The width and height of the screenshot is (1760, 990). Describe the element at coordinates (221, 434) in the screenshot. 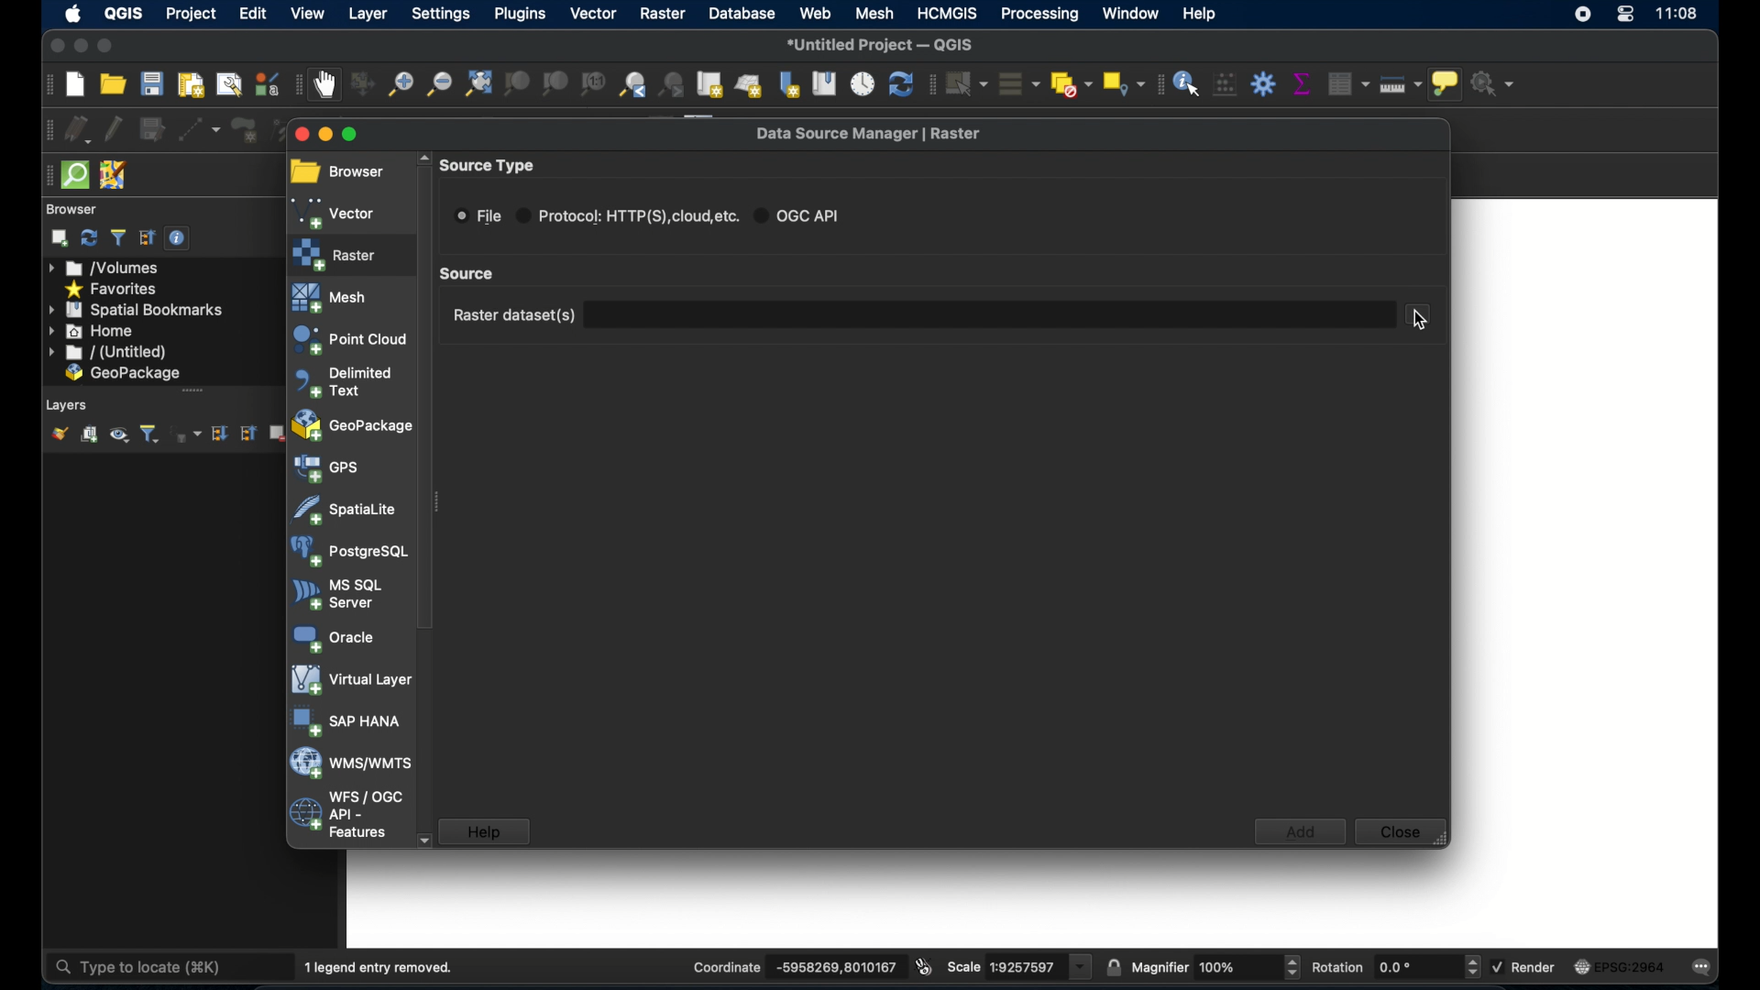

I see `expand all` at that location.